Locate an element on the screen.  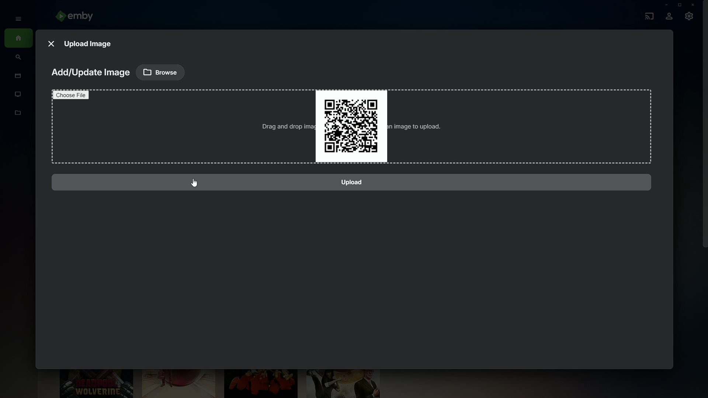
Close is located at coordinates (51, 42).